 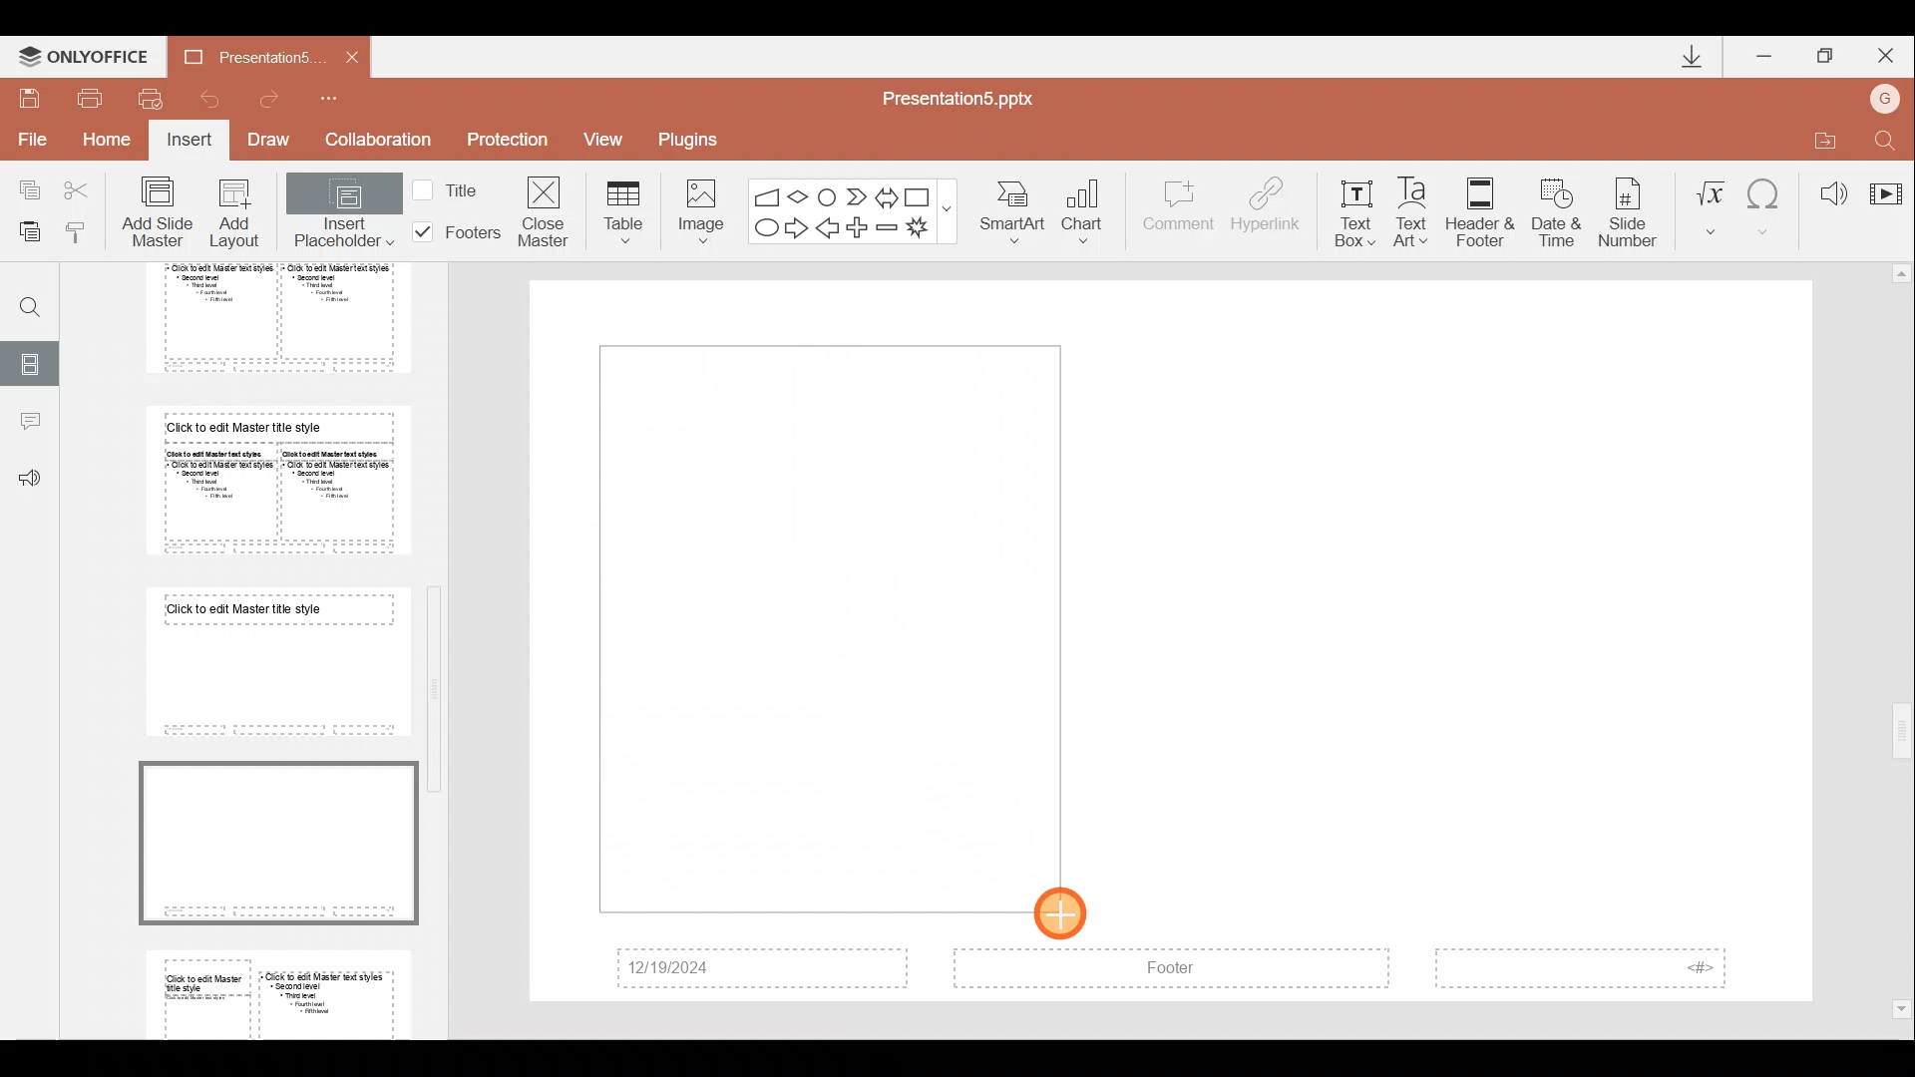 What do you see at coordinates (22, 189) in the screenshot?
I see `Copy` at bounding box center [22, 189].